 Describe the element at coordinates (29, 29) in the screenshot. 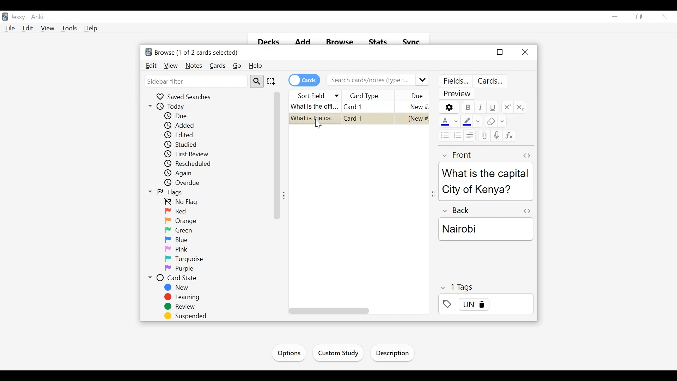

I see `Edit` at that location.